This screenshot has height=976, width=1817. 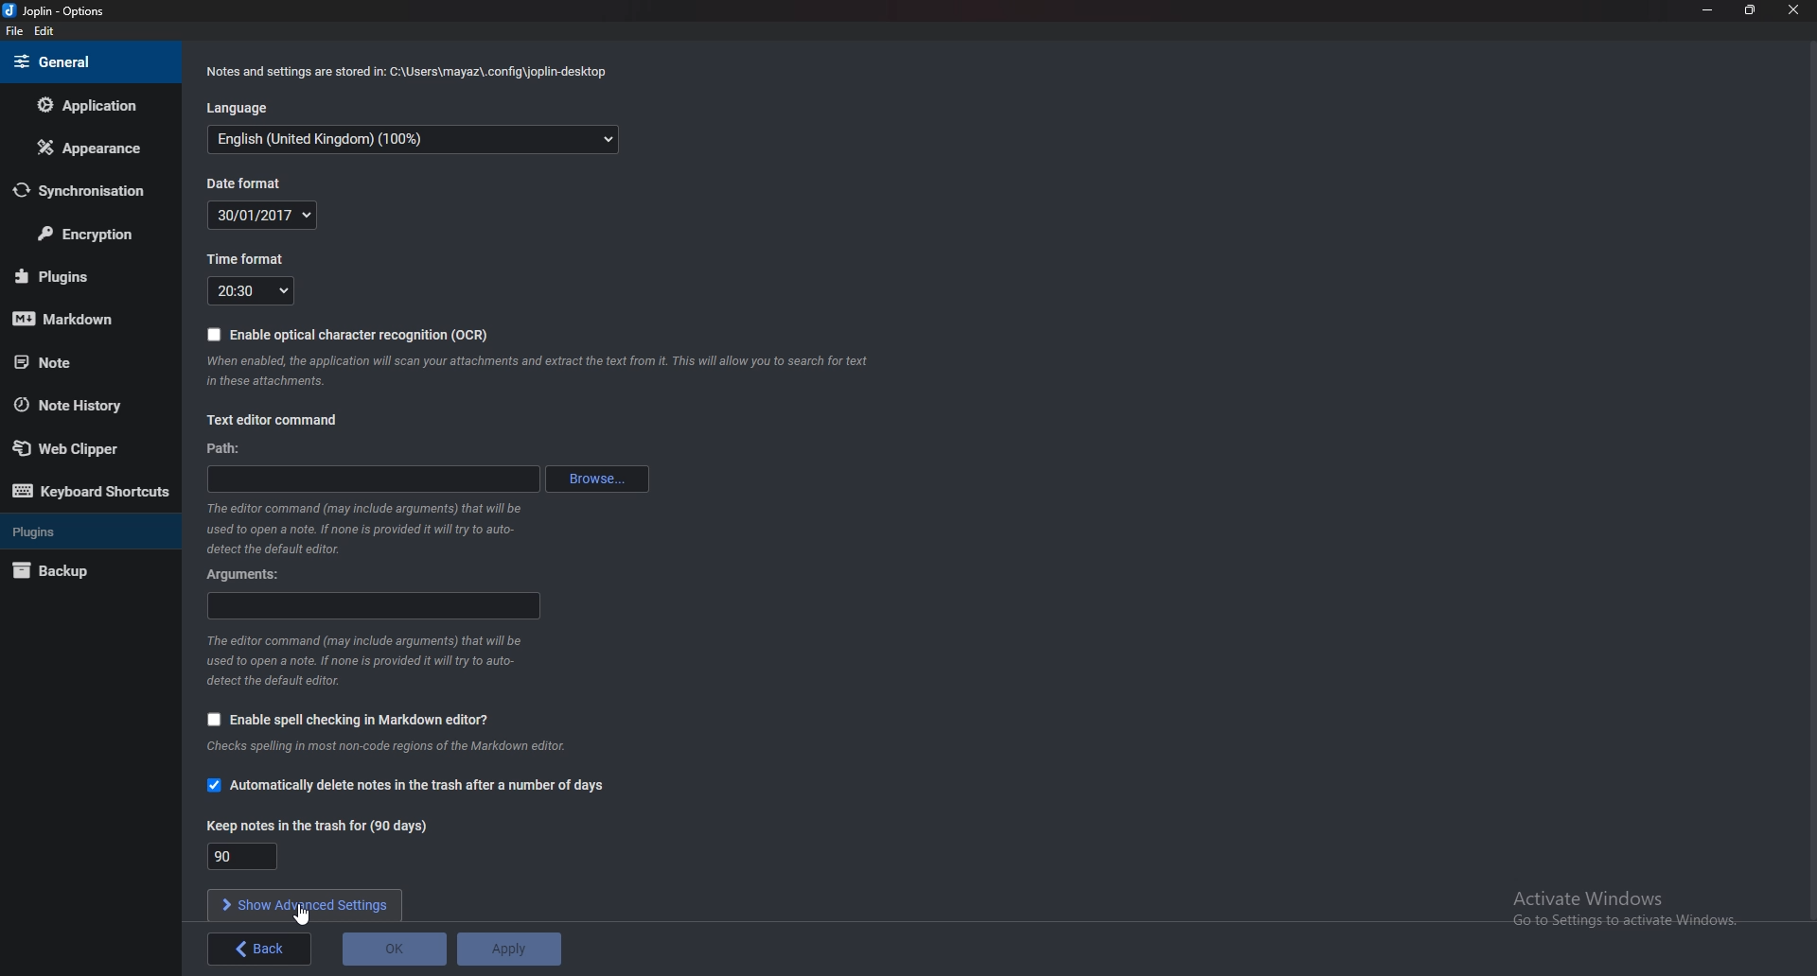 What do you see at coordinates (379, 750) in the screenshot?
I see `Info` at bounding box center [379, 750].